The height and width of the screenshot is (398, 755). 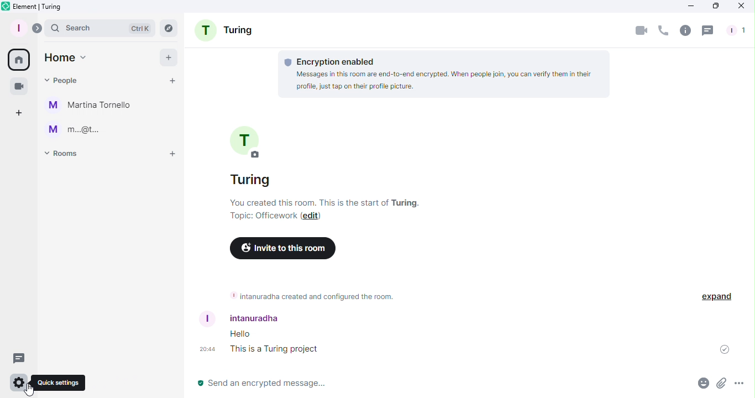 I want to click on Home, so click(x=66, y=57).